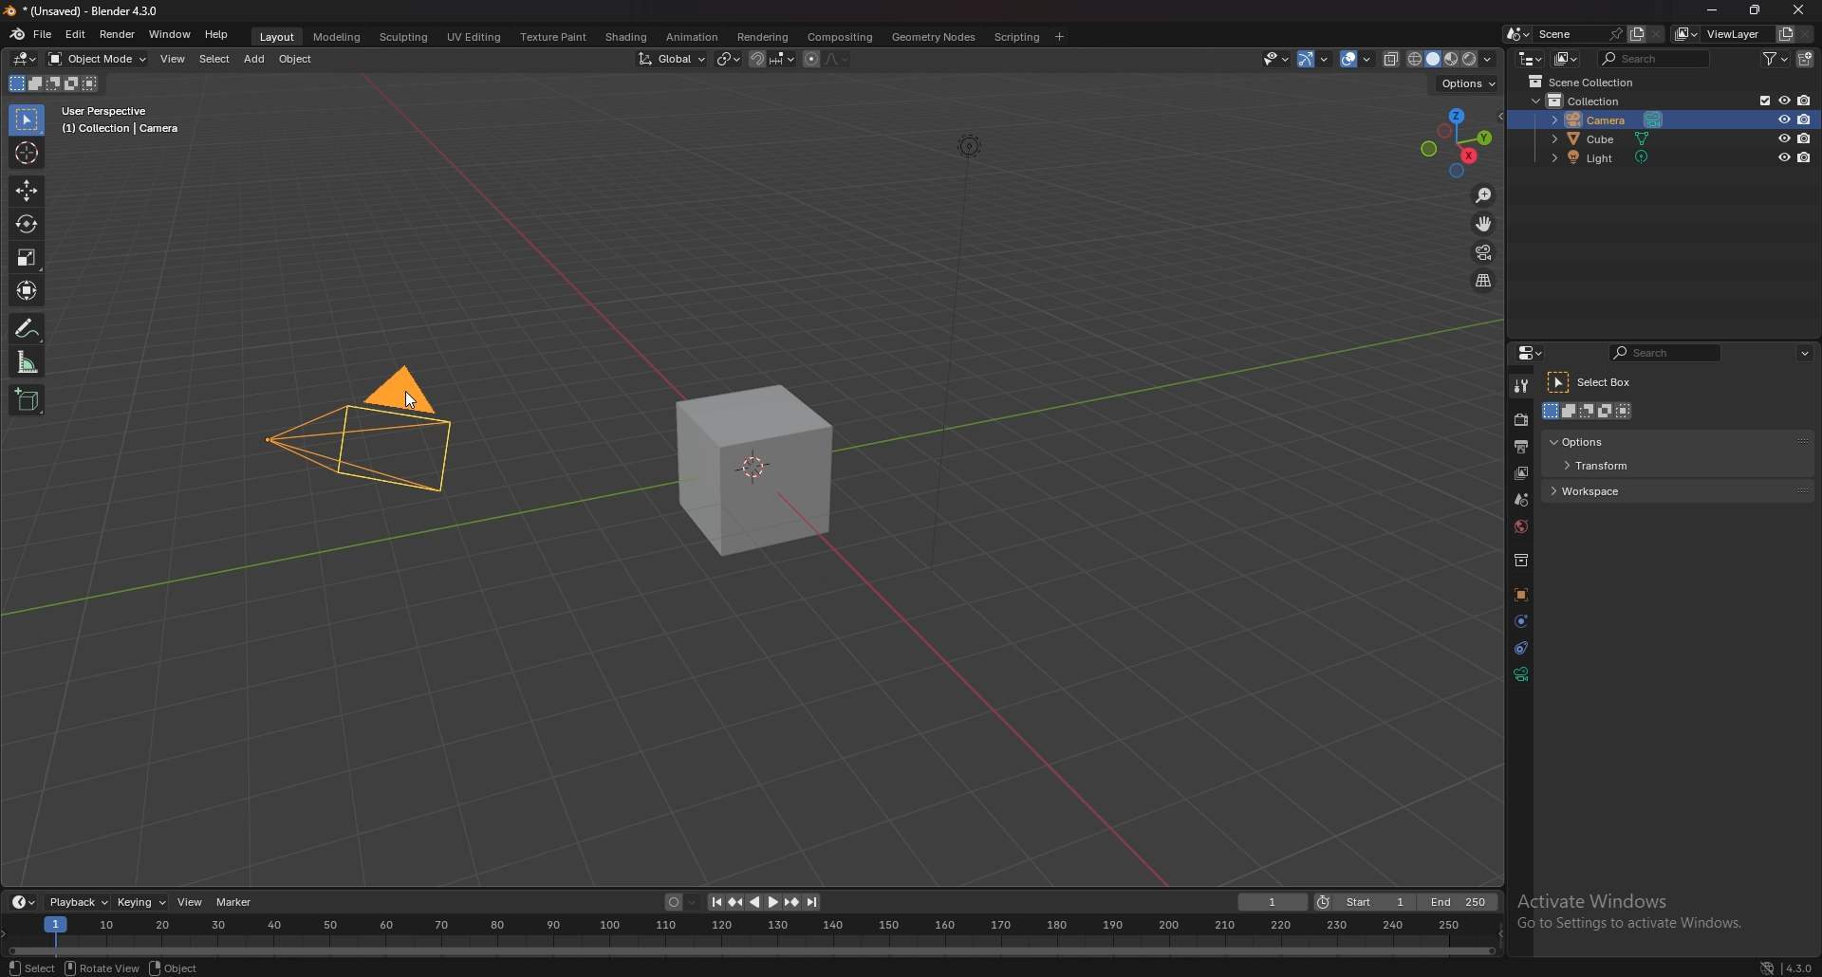  Describe the element at coordinates (1469, 83) in the screenshot. I see `options` at that location.